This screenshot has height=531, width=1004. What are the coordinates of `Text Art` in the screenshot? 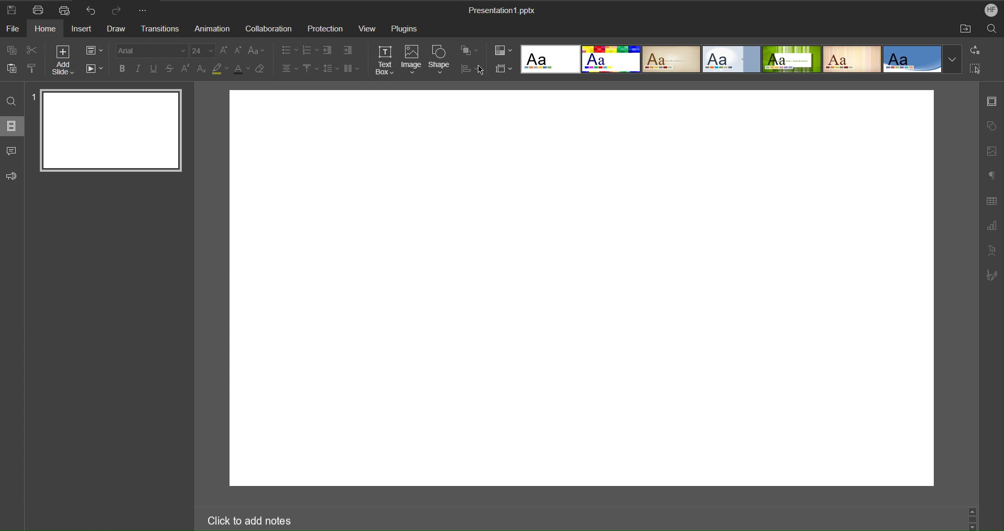 It's located at (991, 251).